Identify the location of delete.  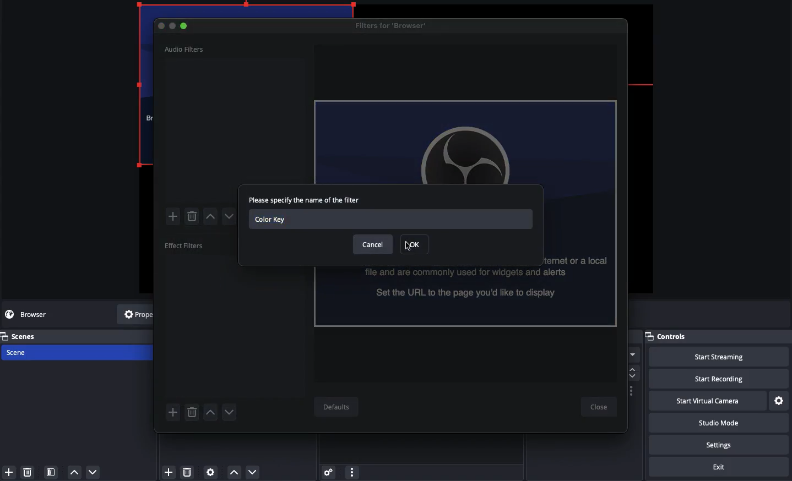
(191, 217).